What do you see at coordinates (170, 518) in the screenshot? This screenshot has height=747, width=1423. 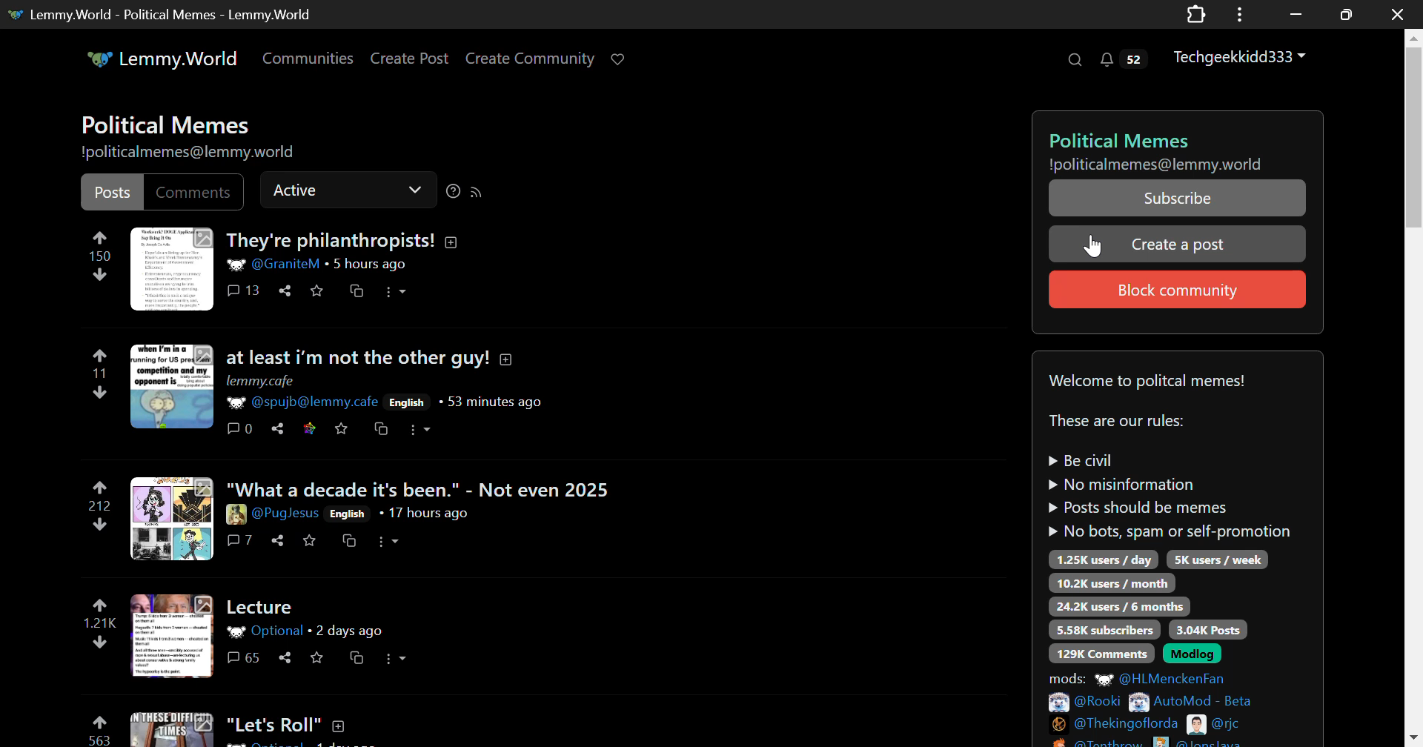 I see `Post Media` at bounding box center [170, 518].